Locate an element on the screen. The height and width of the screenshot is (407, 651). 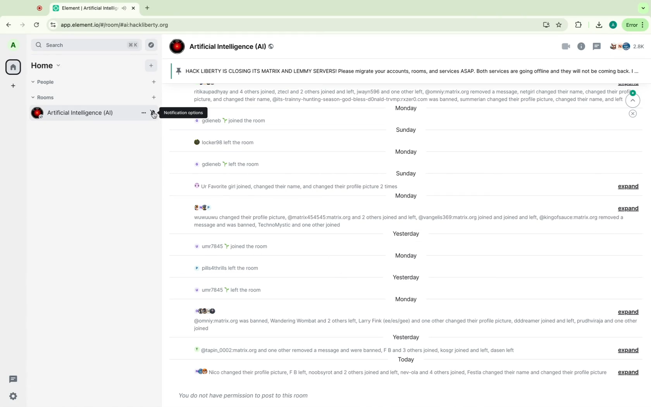
close is located at coordinates (633, 114).